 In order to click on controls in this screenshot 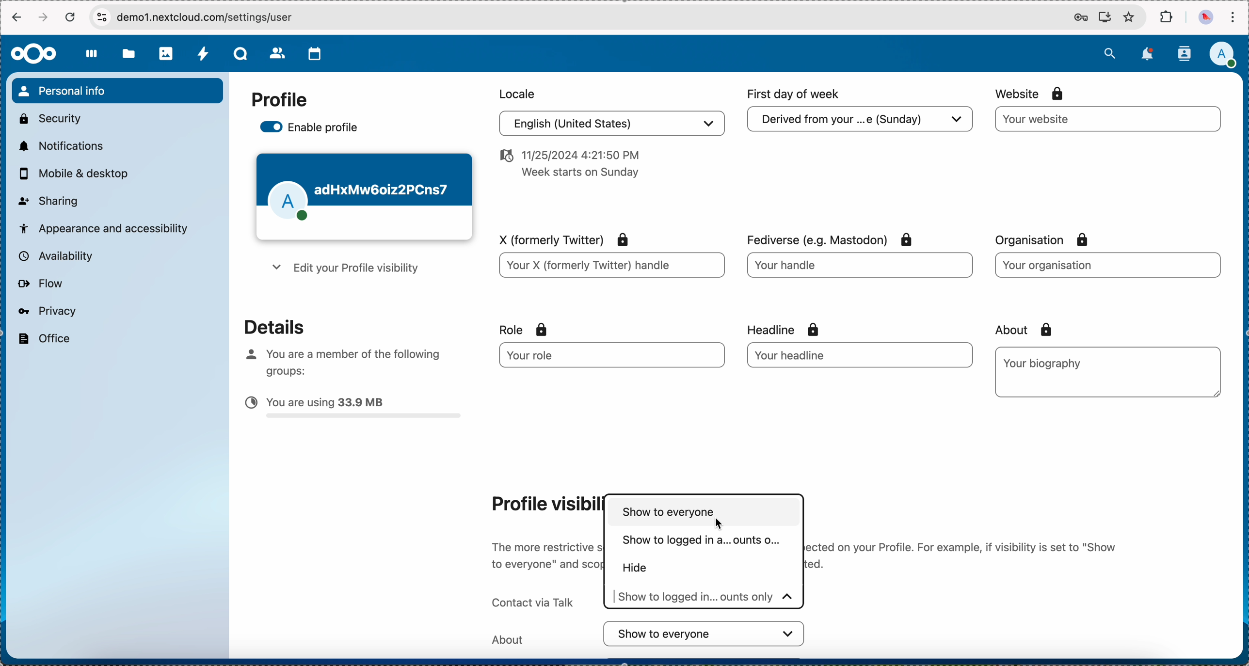, I will do `click(101, 16)`.